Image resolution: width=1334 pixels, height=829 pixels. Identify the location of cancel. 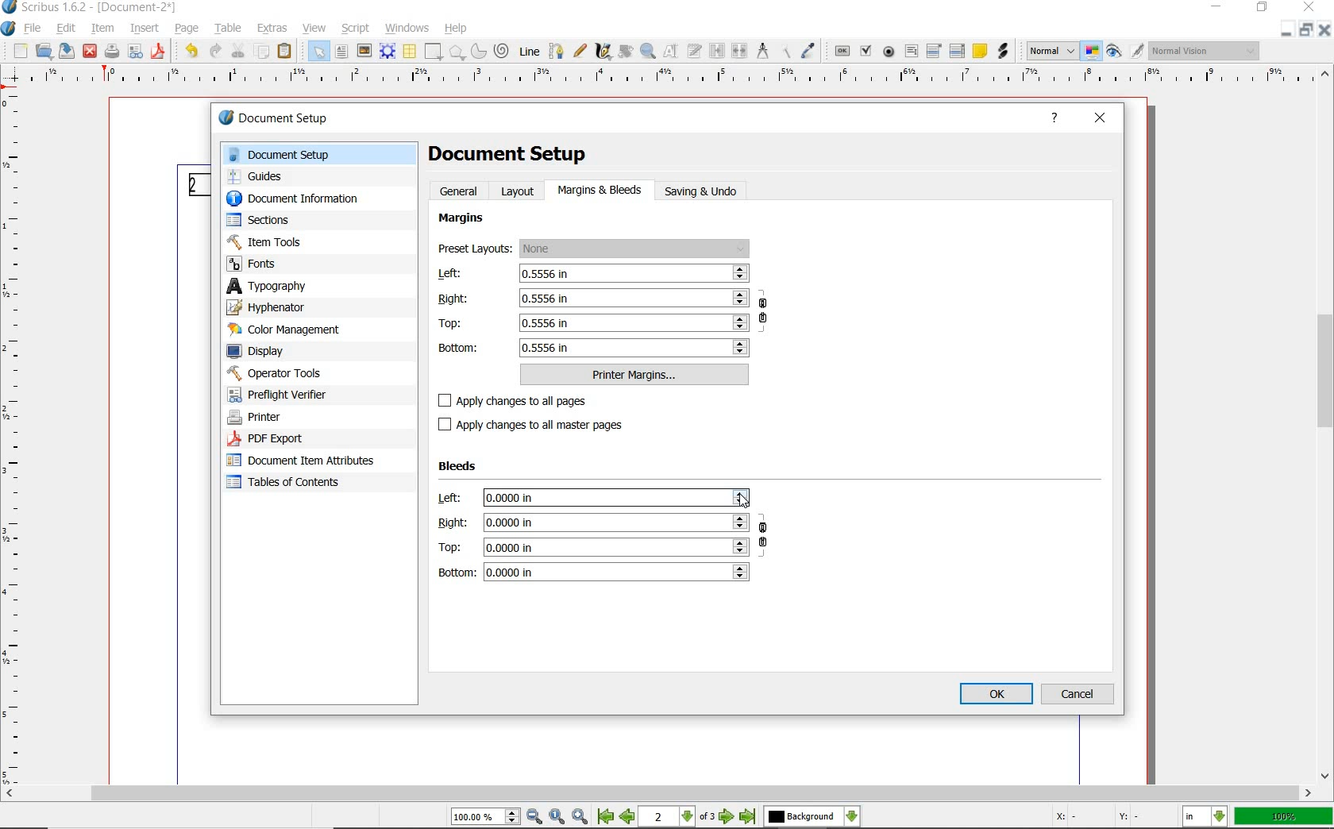
(1080, 693).